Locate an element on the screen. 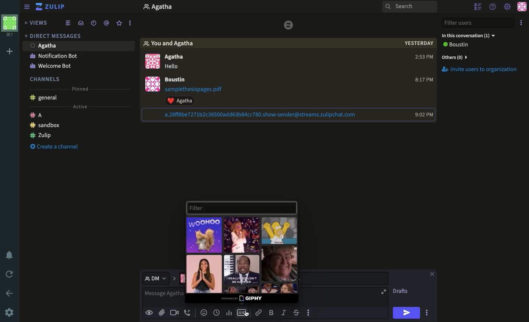 The image size is (529, 322). Invite users to organization is located at coordinates (480, 57).